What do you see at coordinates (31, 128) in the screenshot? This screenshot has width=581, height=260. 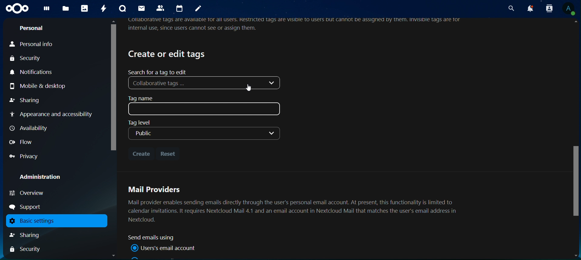 I see `availability` at bounding box center [31, 128].